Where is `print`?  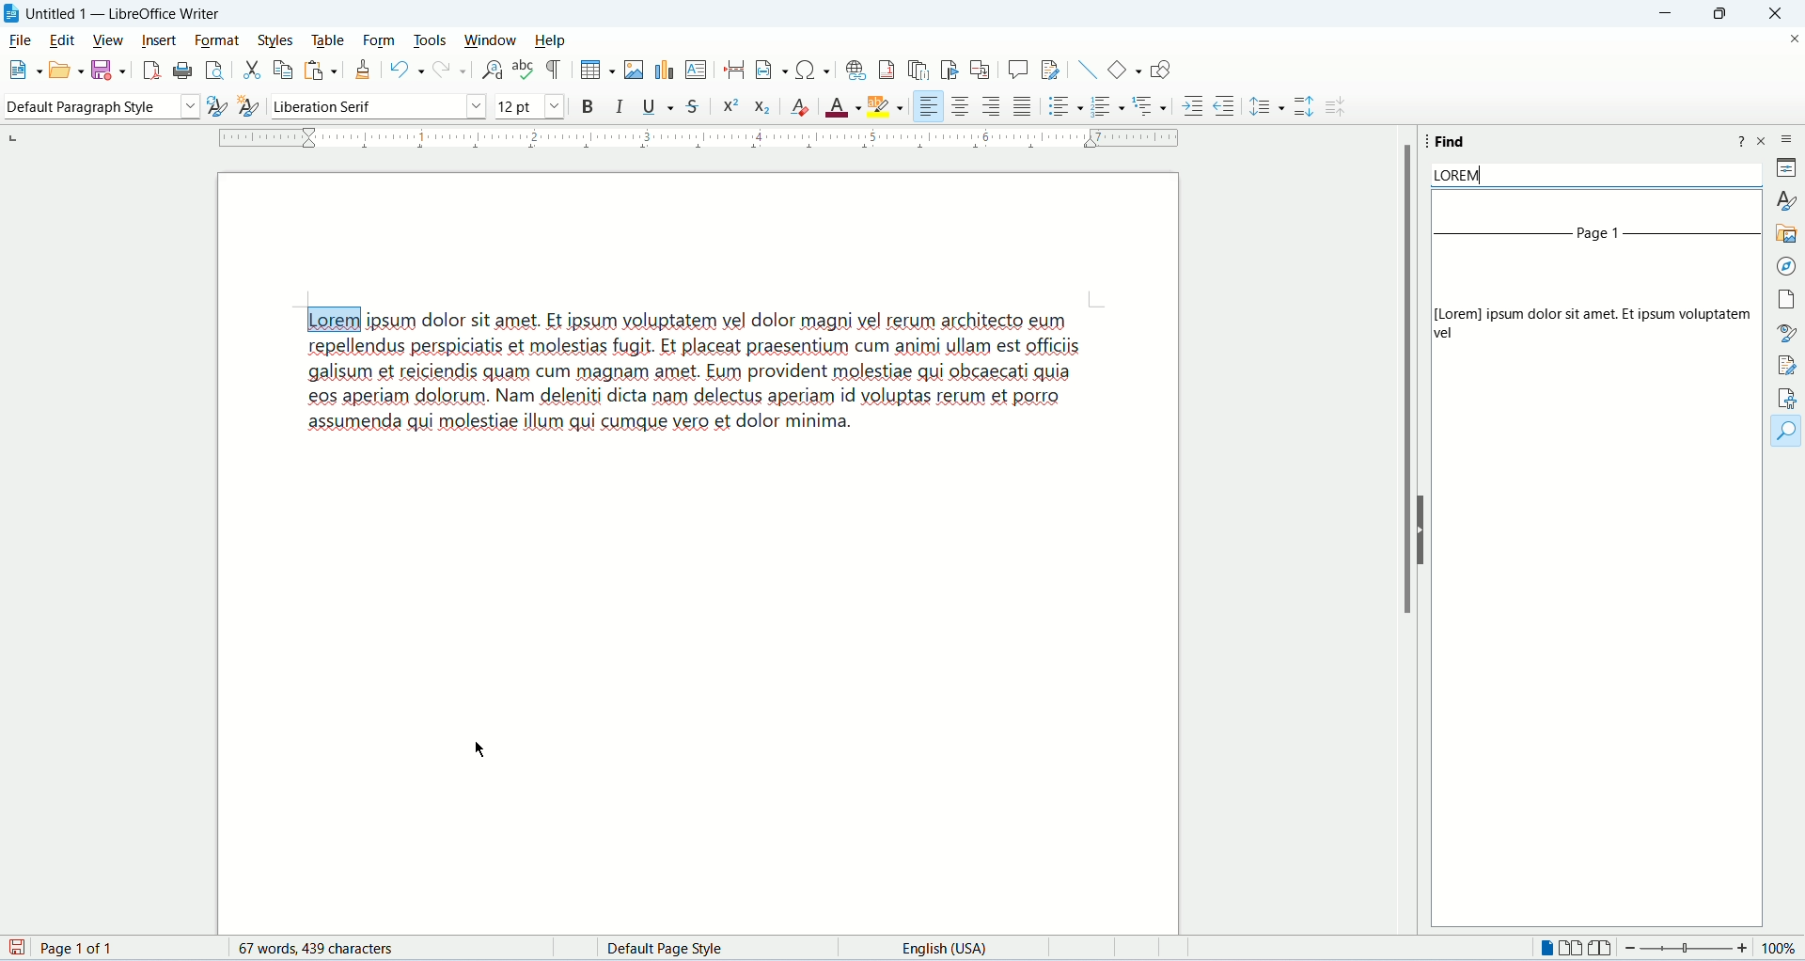
print is located at coordinates (181, 71).